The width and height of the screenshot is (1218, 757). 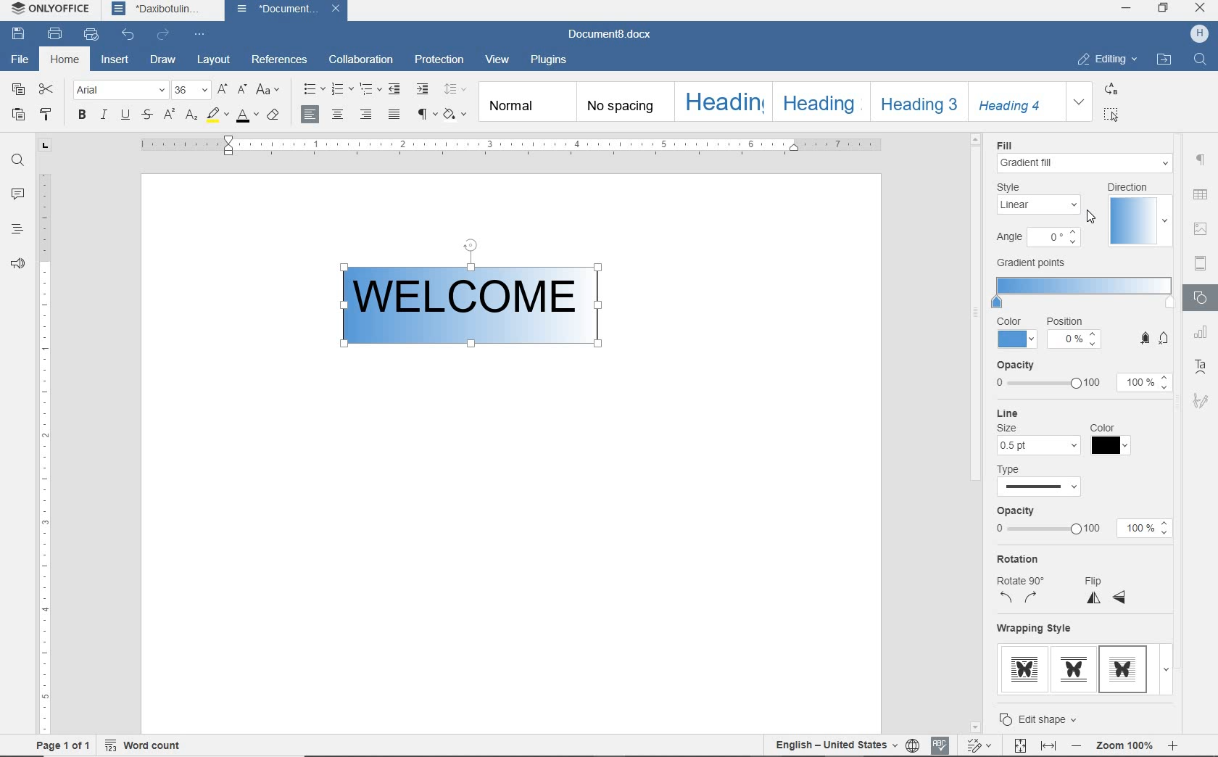 What do you see at coordinates (608, 35) in the screenshot?
I see `Document8.docx` at bounding box center [608, 35].